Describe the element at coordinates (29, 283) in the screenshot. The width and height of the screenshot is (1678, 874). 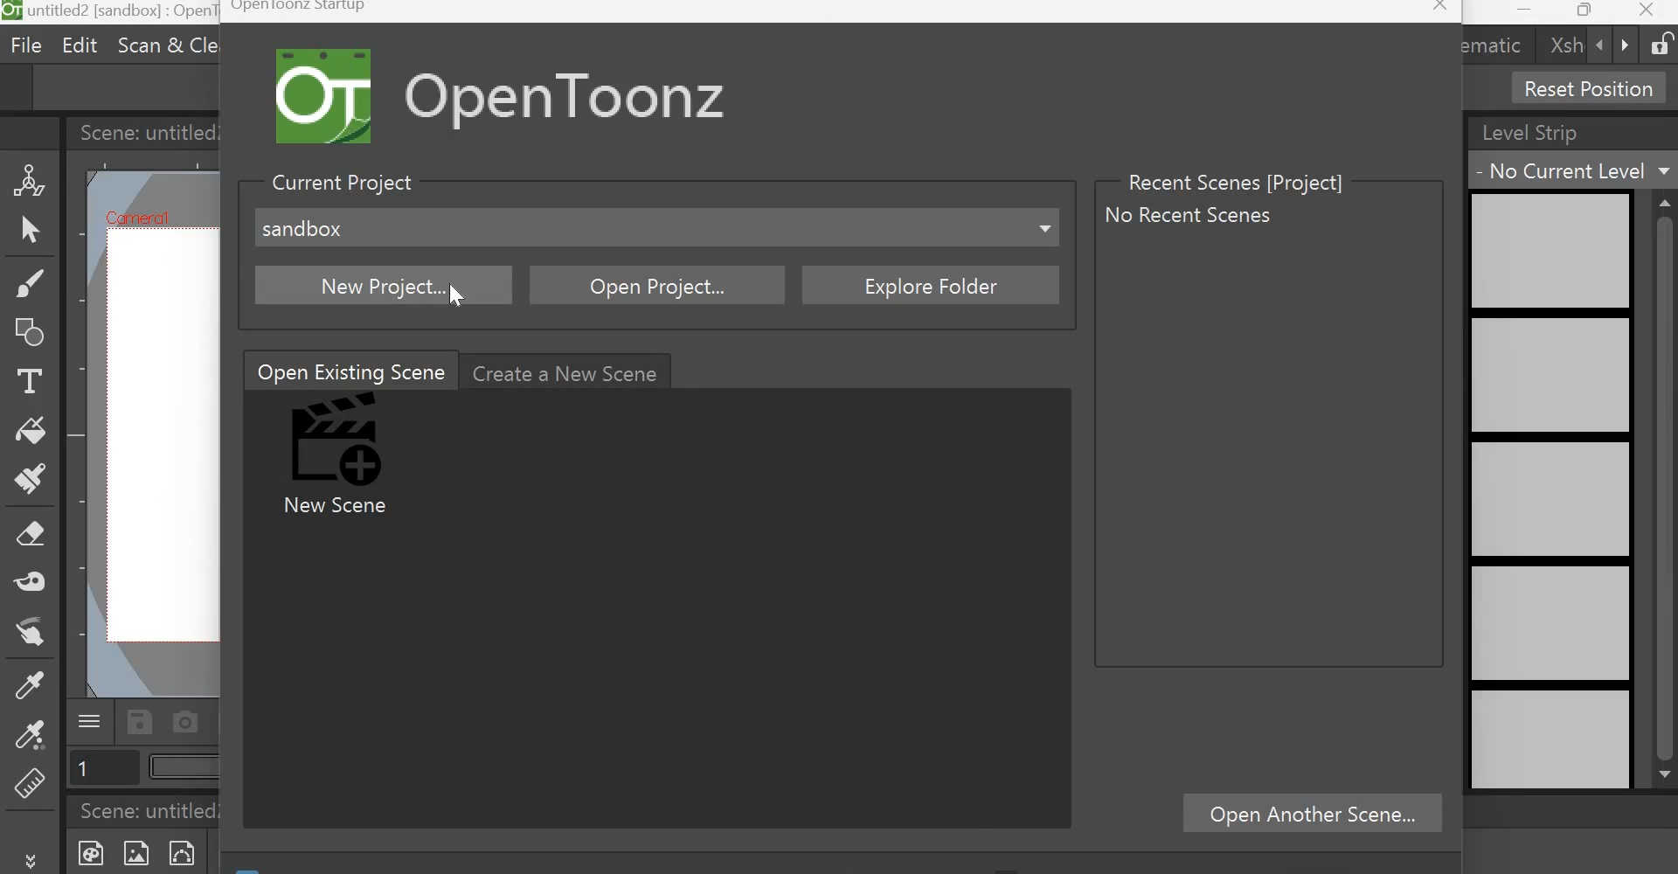
I see `Brush tool` at that location.